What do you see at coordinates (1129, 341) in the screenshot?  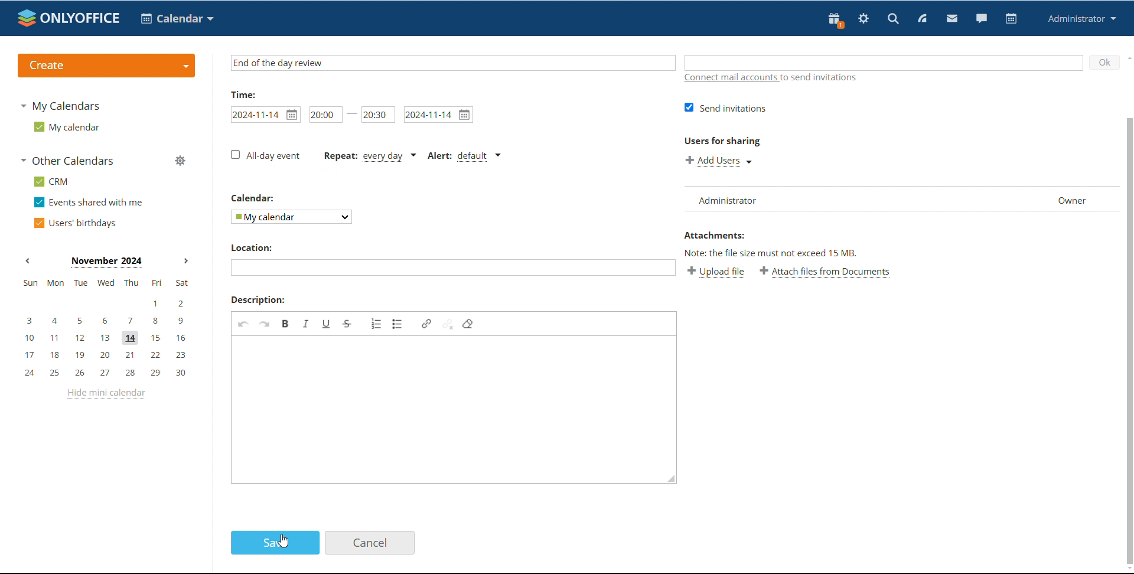 I see `Vertical scroll bar` at bounding box center [1129, 341].